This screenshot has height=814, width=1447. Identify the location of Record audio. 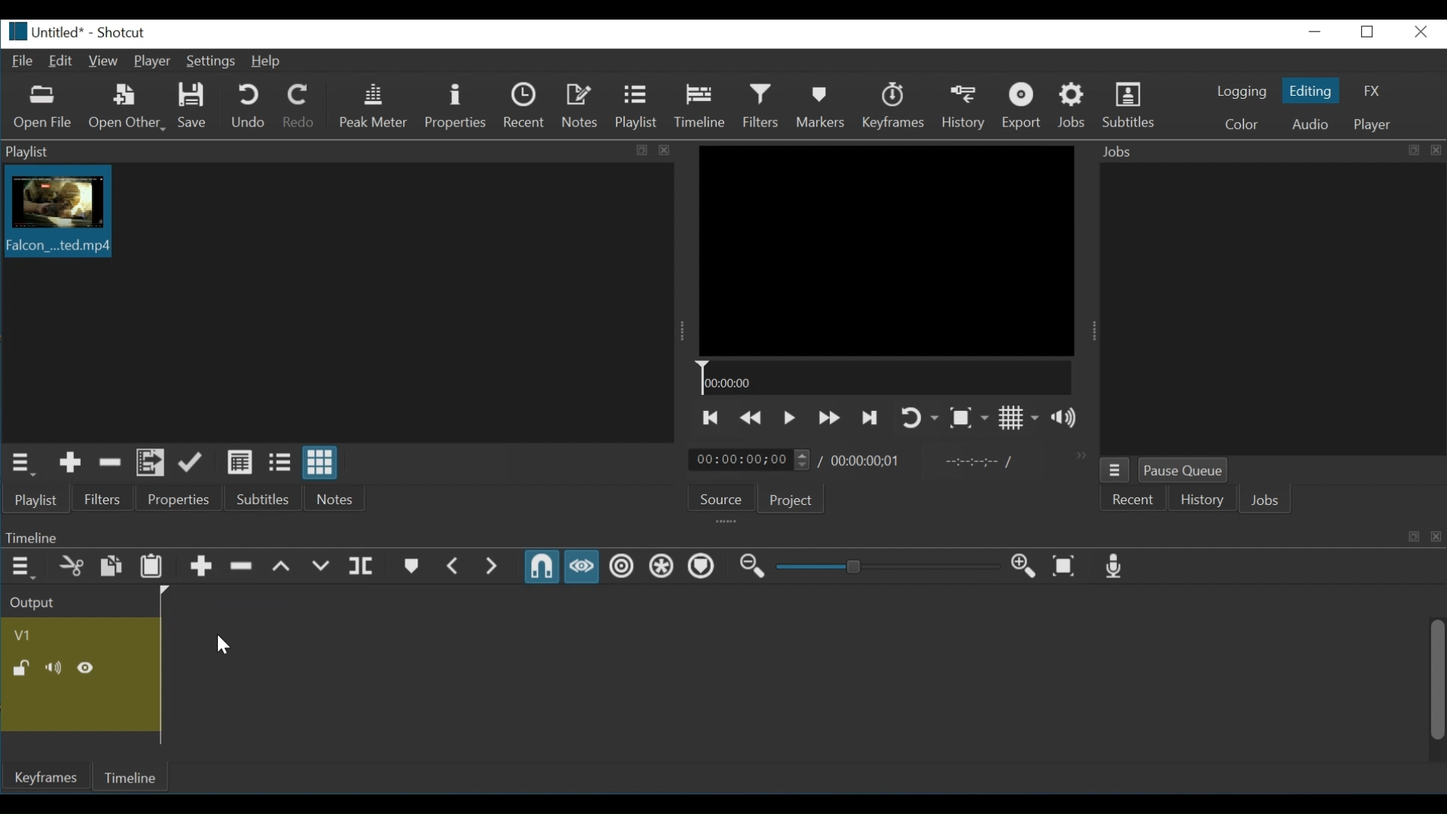
(1111, 567).